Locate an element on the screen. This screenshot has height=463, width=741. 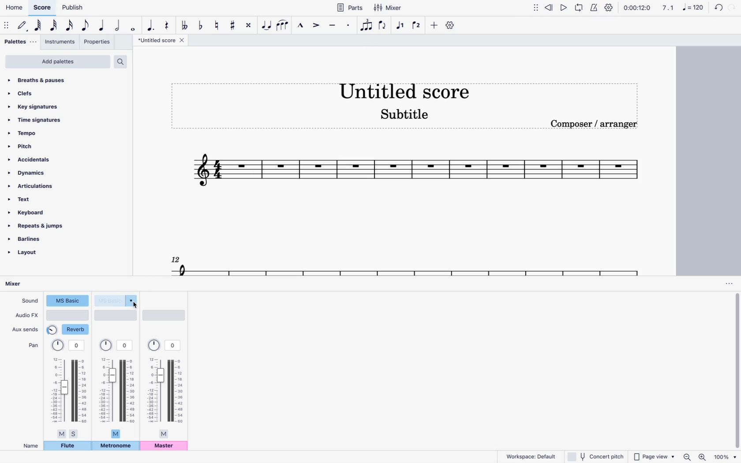
time is located at coordinates (637, 8).